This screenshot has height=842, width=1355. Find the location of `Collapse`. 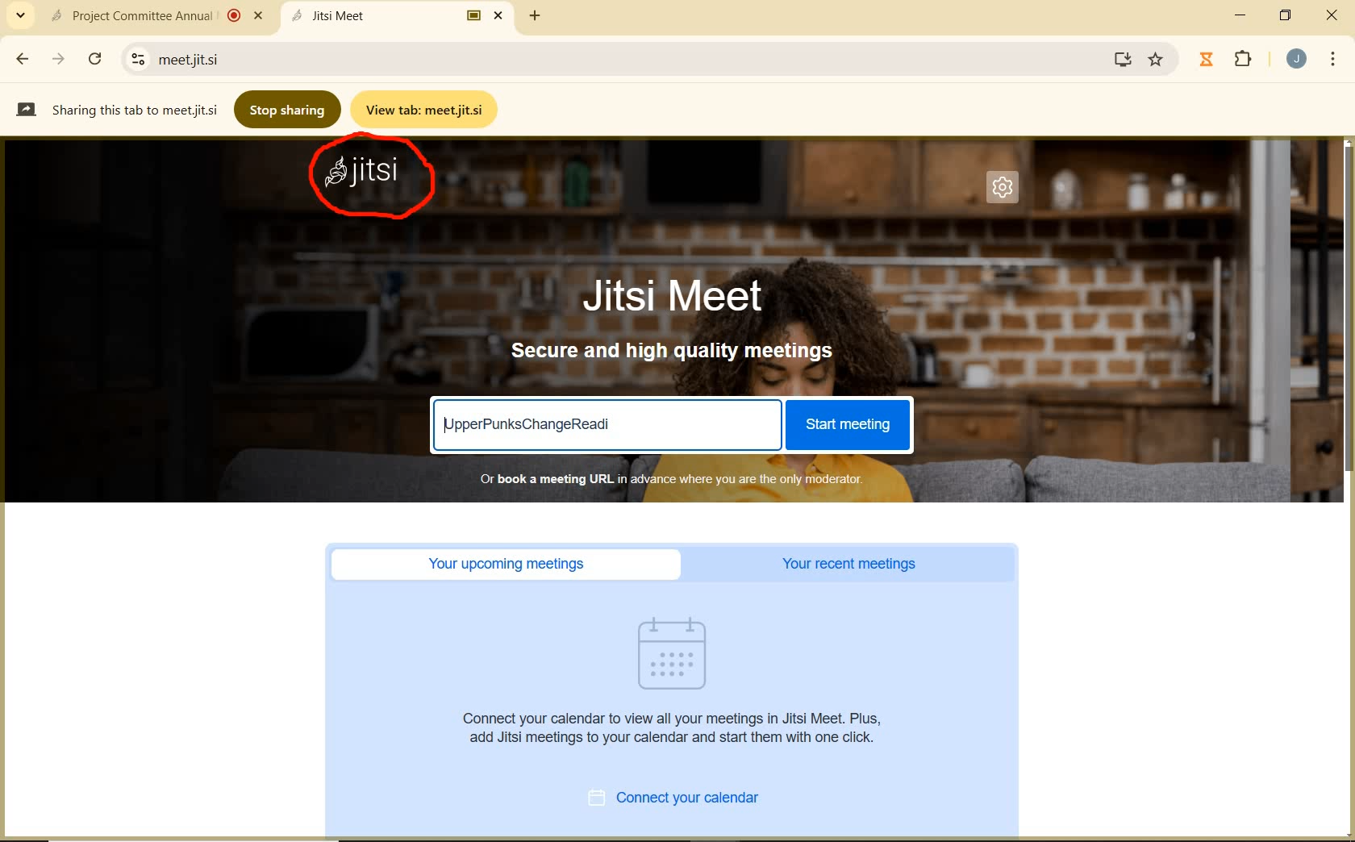

Collapse is located at coordinates (20, 16).